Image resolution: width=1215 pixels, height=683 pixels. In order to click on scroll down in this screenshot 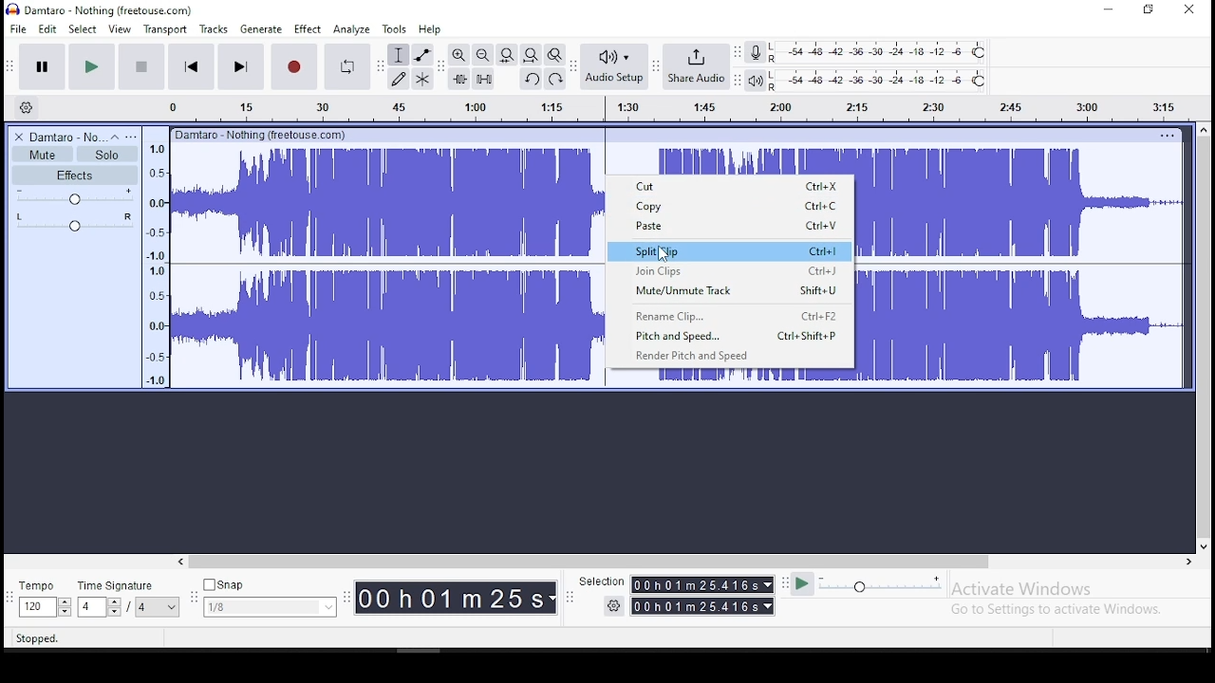, I will do `click(1203, 545)`.